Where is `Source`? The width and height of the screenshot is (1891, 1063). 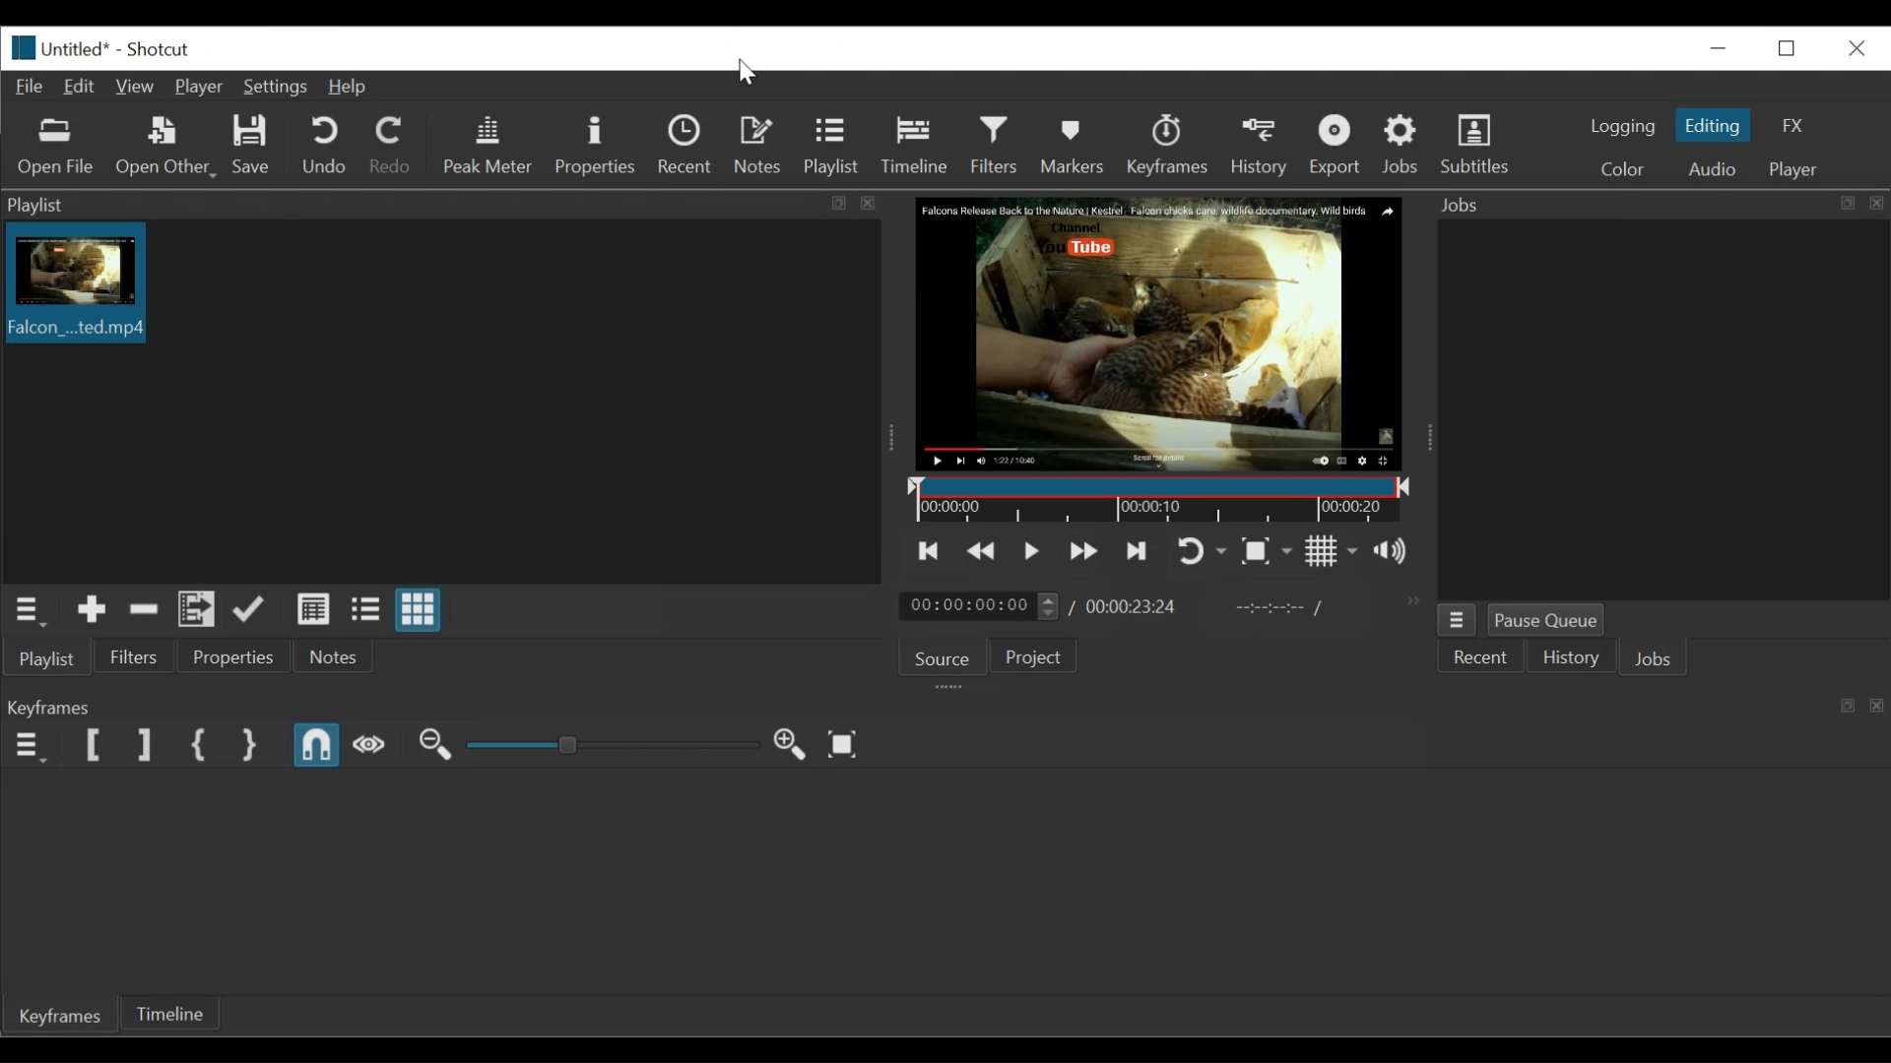
Source is located at coordinates (944, 659).